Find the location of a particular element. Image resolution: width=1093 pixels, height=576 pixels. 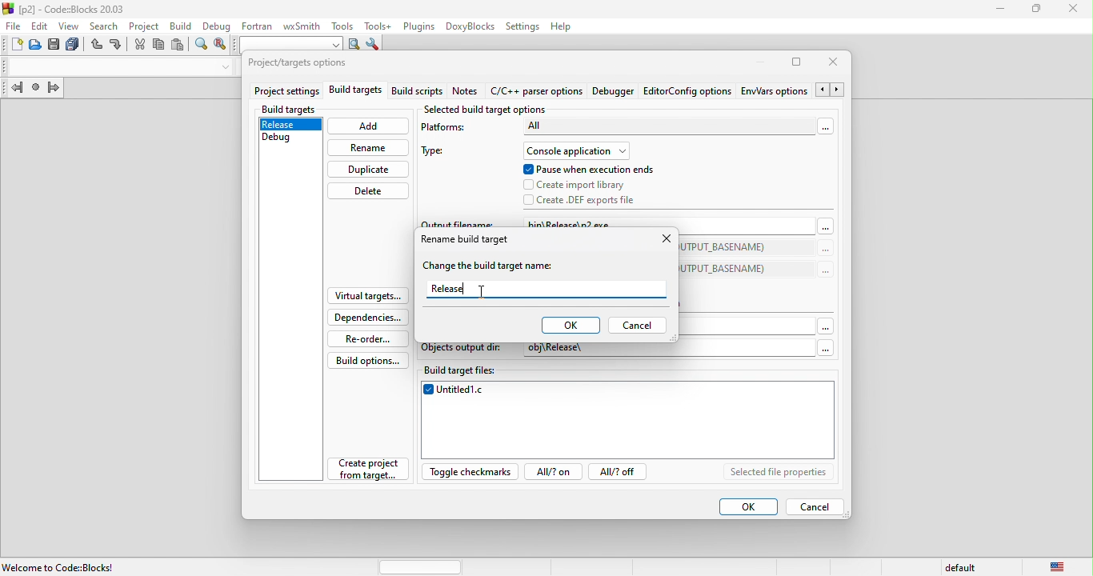

dependencies is located at coordinates (367, 318).